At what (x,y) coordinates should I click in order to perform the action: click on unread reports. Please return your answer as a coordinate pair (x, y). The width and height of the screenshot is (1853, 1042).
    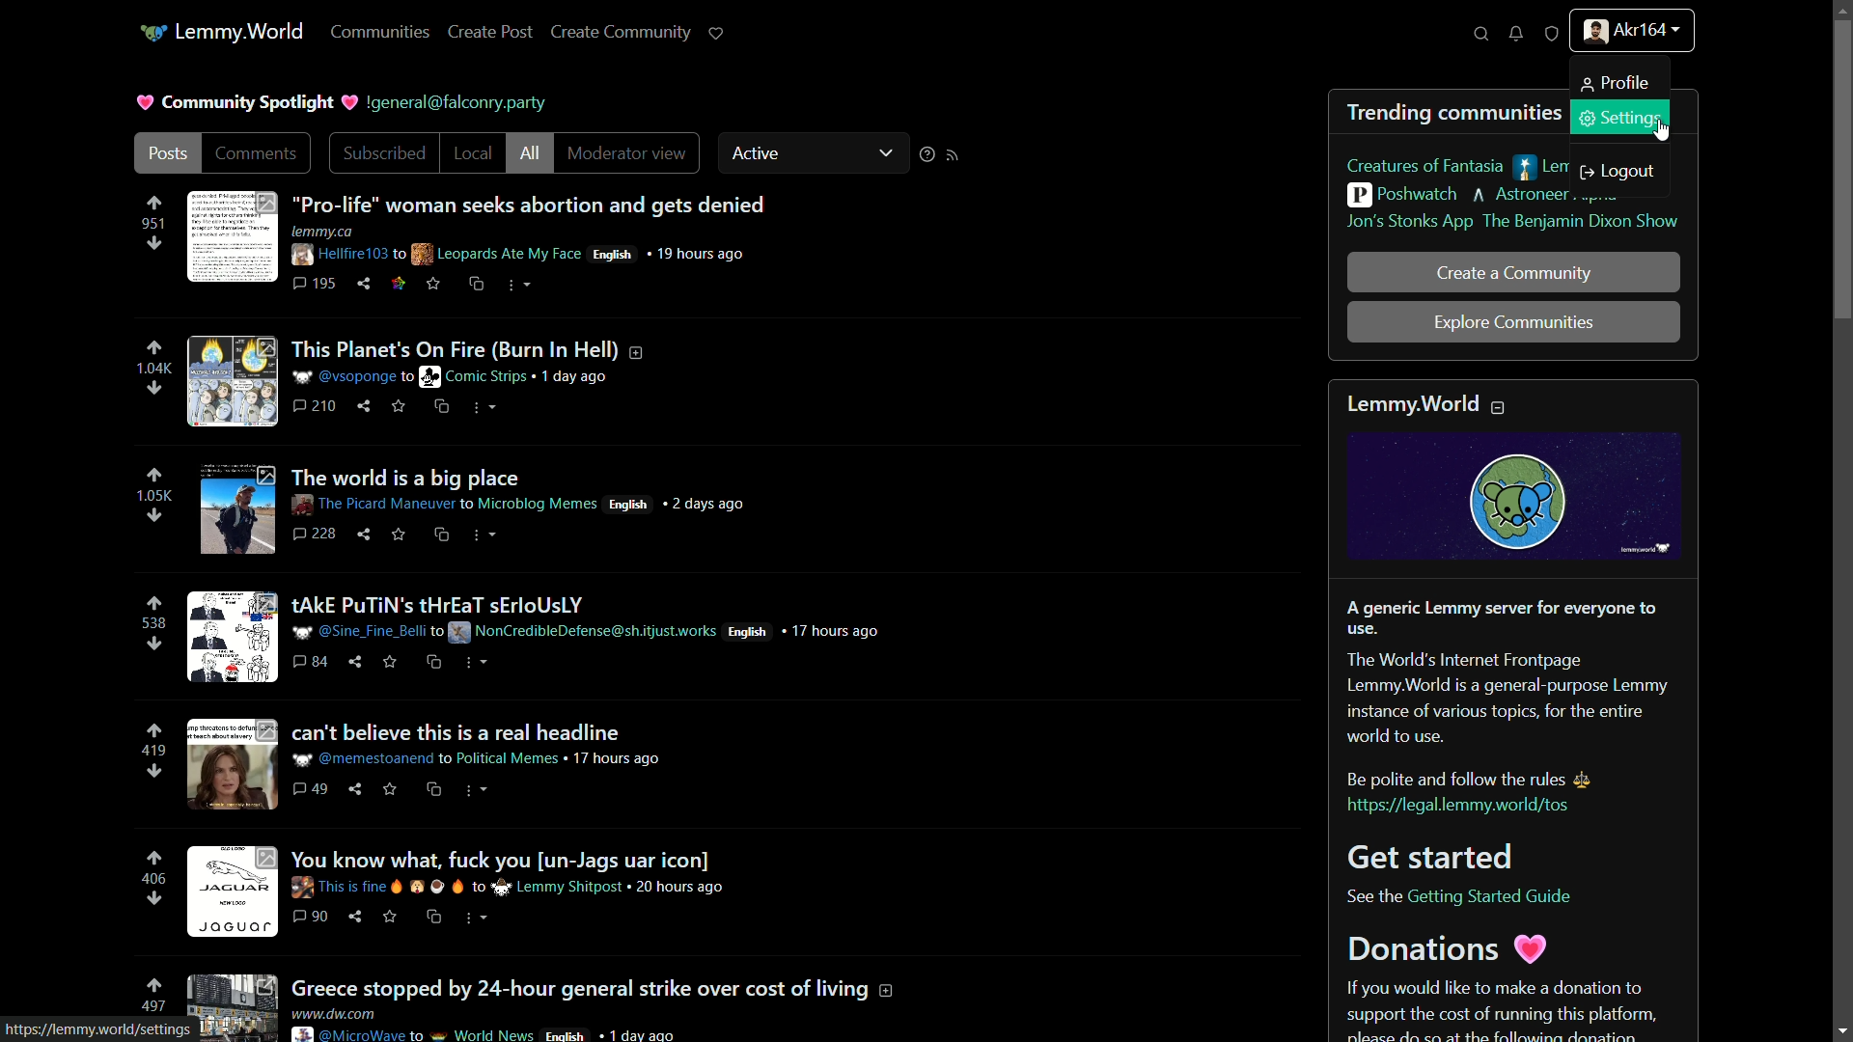
    Looking at the image, I should click on (1551, 34).